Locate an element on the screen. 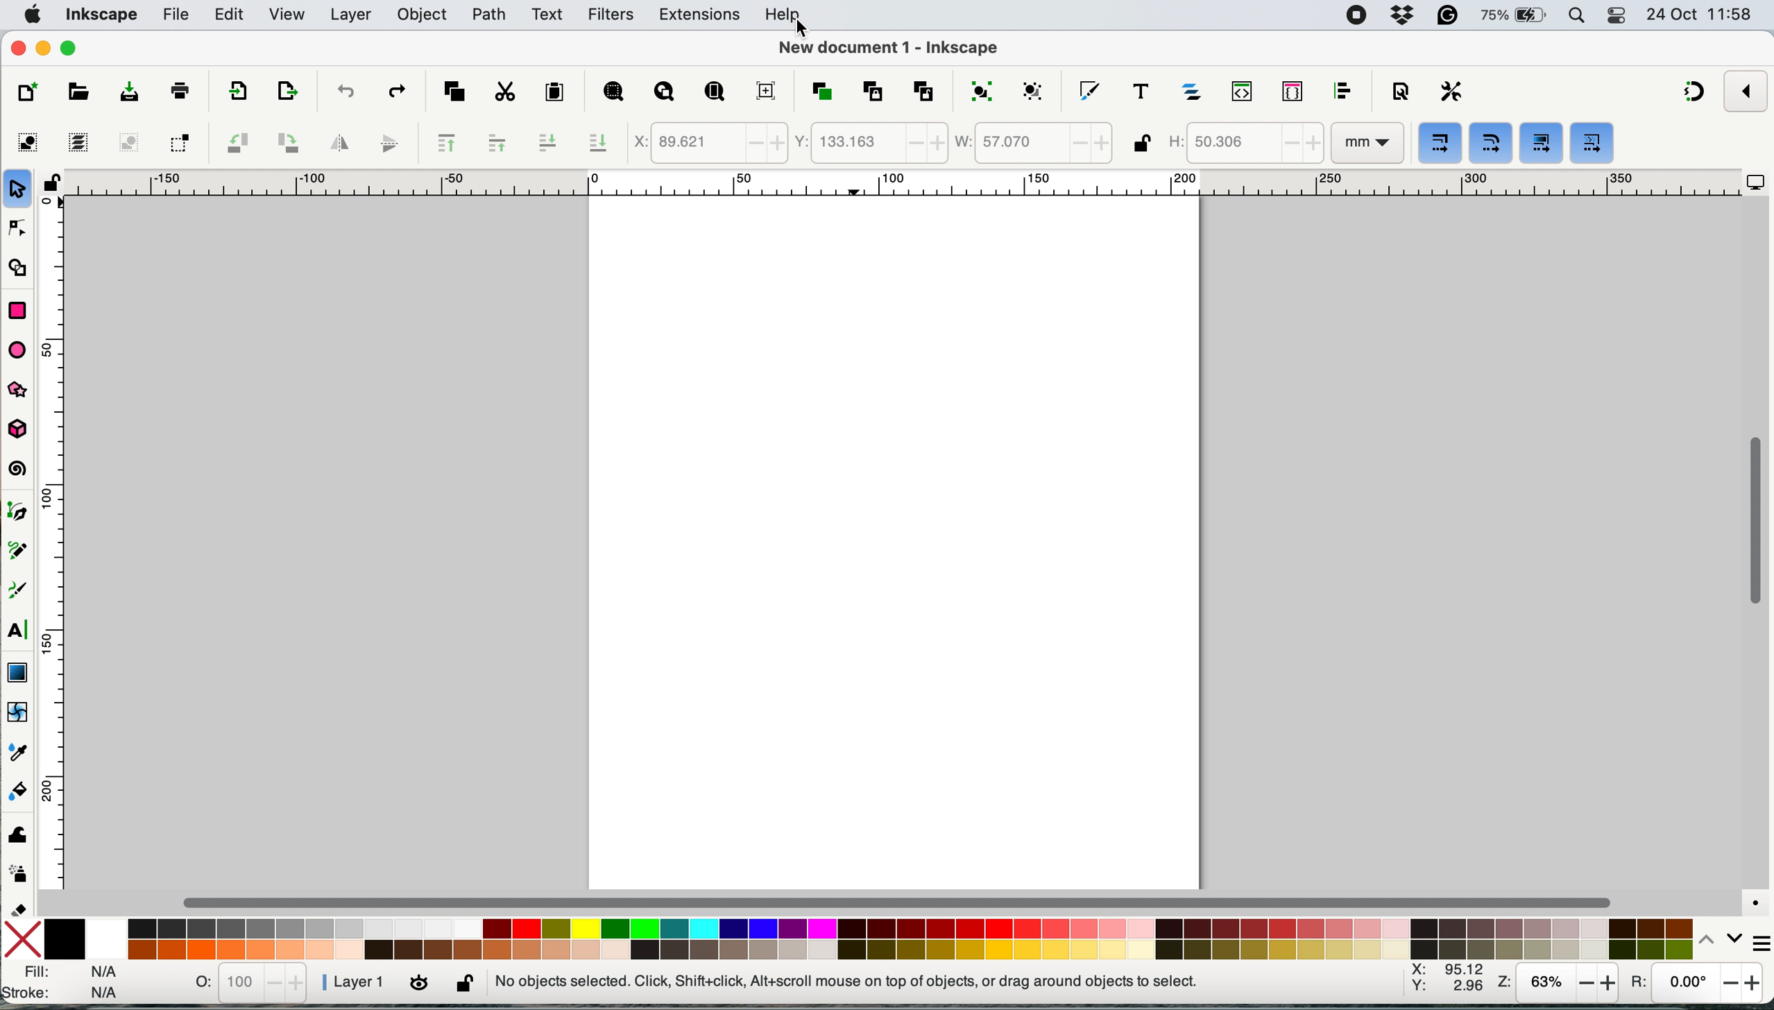 This screenshot has height=1010, width=1774. print is located at coordinates (173, 91).